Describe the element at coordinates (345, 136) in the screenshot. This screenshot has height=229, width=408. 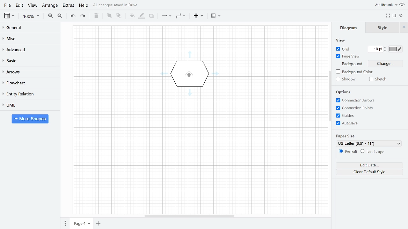
I see `Paper size` at that location.